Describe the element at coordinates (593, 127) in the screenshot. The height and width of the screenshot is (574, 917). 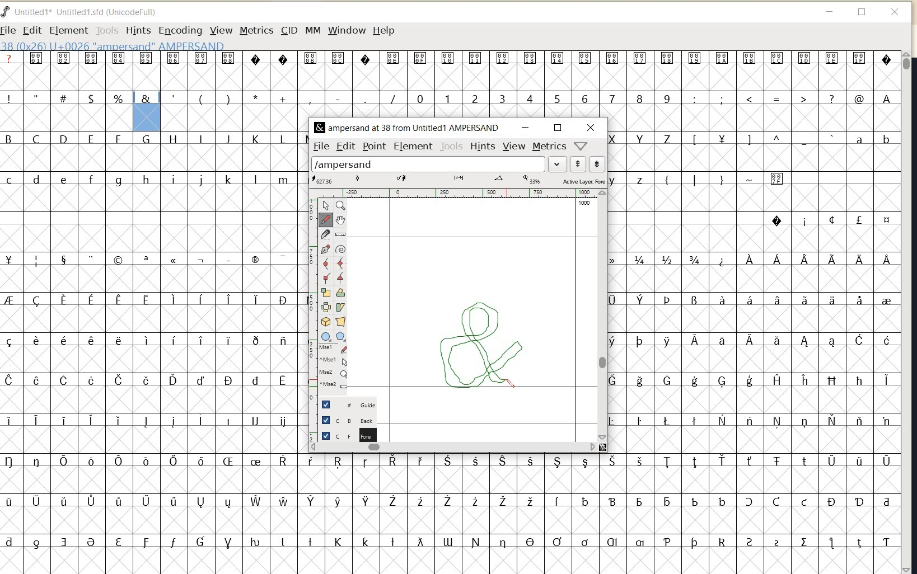
I see `CLOSE` at that location.